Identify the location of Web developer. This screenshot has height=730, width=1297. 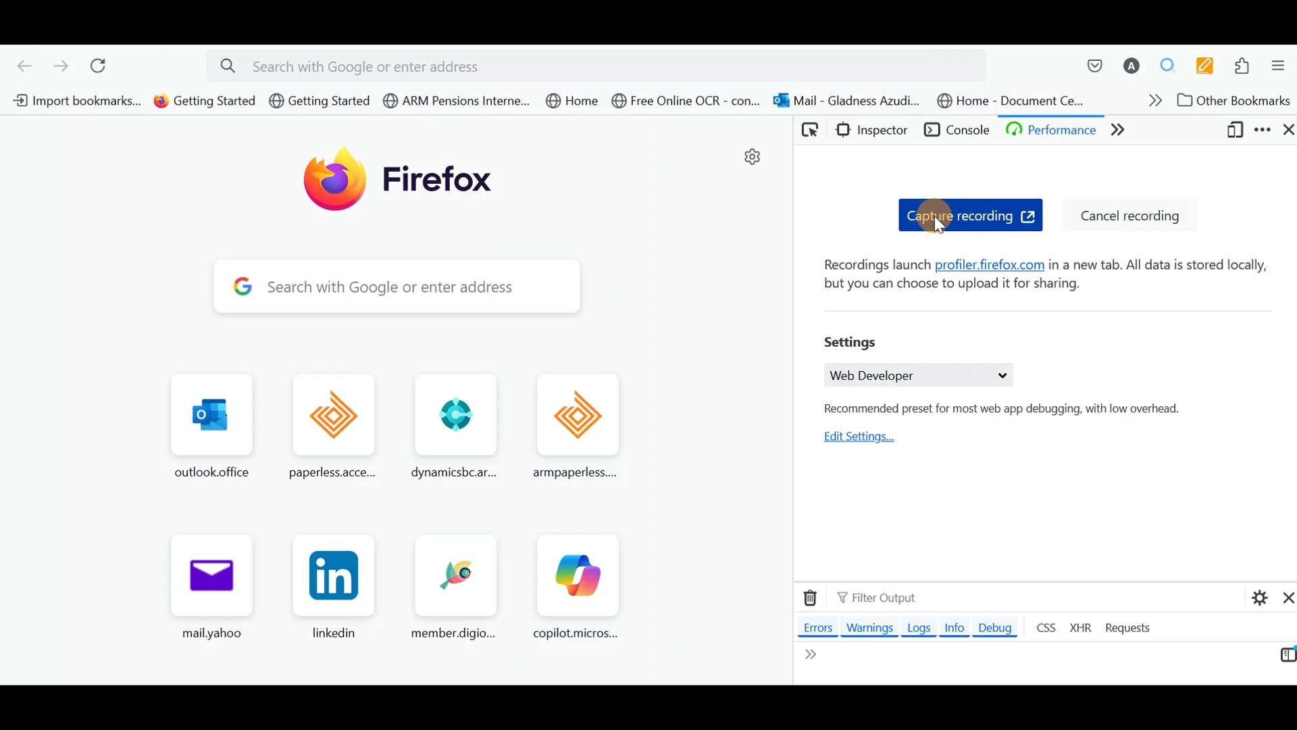
(1000, 391).